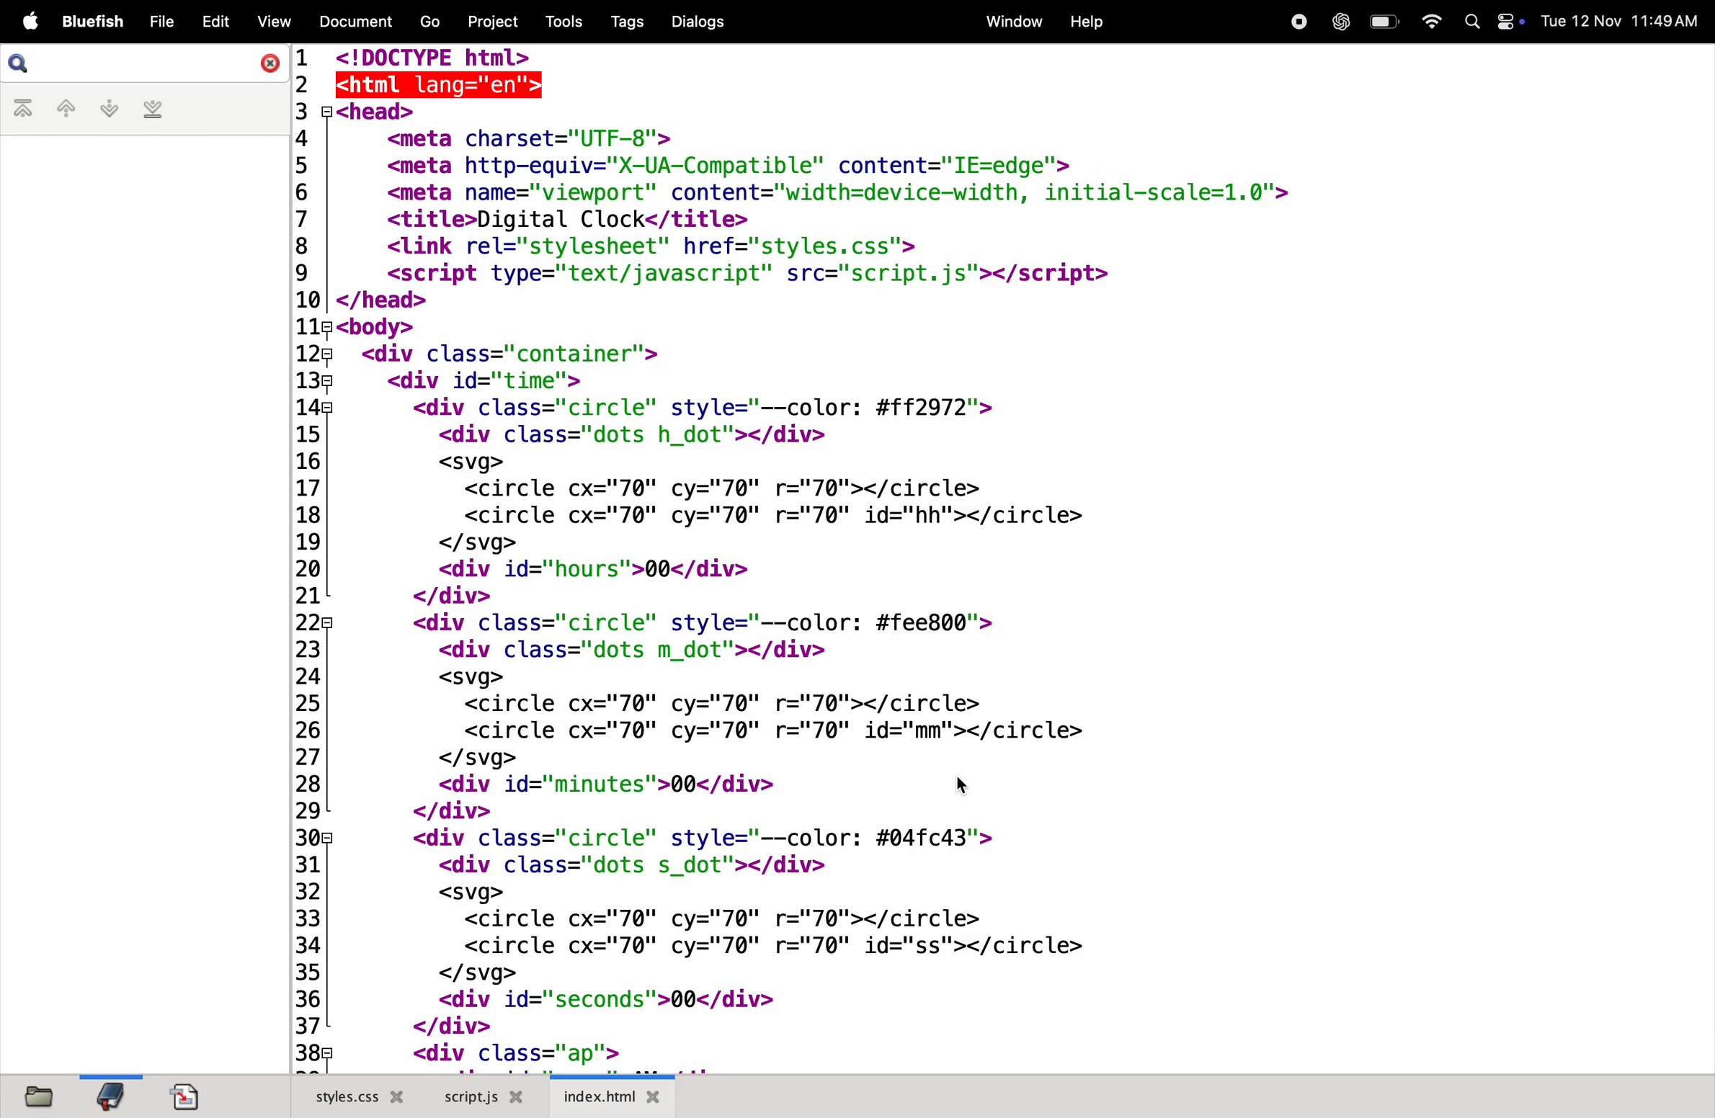 The image size is (1715, 1118). What do you see at coordinates (611, 1094) in the screenshot?
I see `index.html` at bounding box center [611, 1094].